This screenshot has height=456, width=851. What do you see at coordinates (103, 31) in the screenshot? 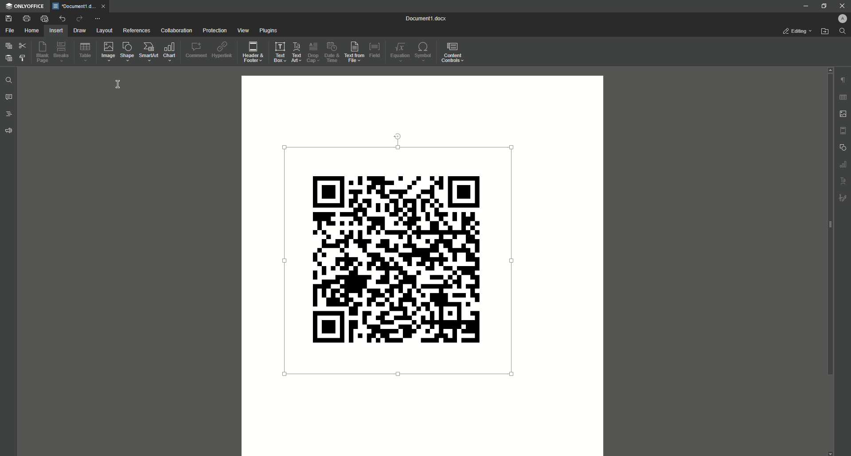
I see `Layout` at bounding box center [103, 31].